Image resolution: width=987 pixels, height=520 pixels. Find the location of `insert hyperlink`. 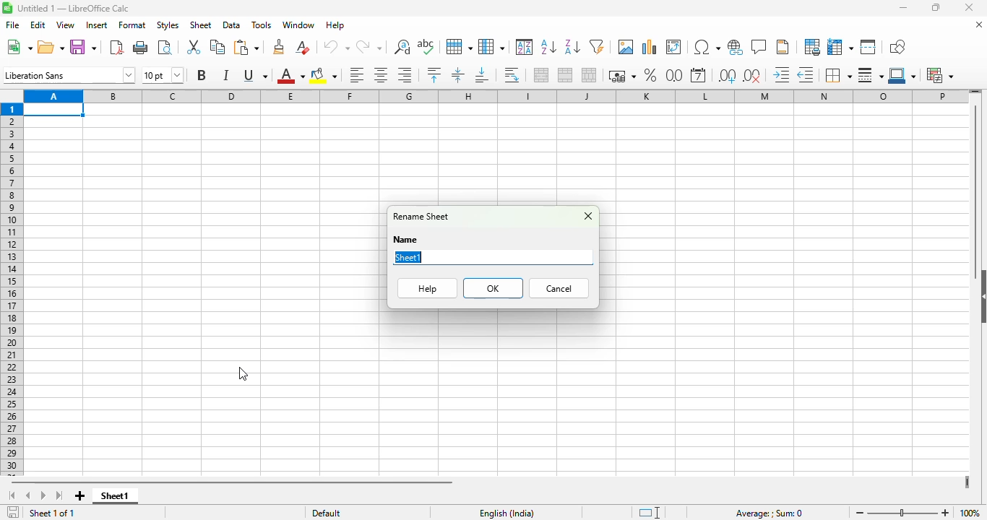

insert hyperlink is located at coordinates (736, 48).